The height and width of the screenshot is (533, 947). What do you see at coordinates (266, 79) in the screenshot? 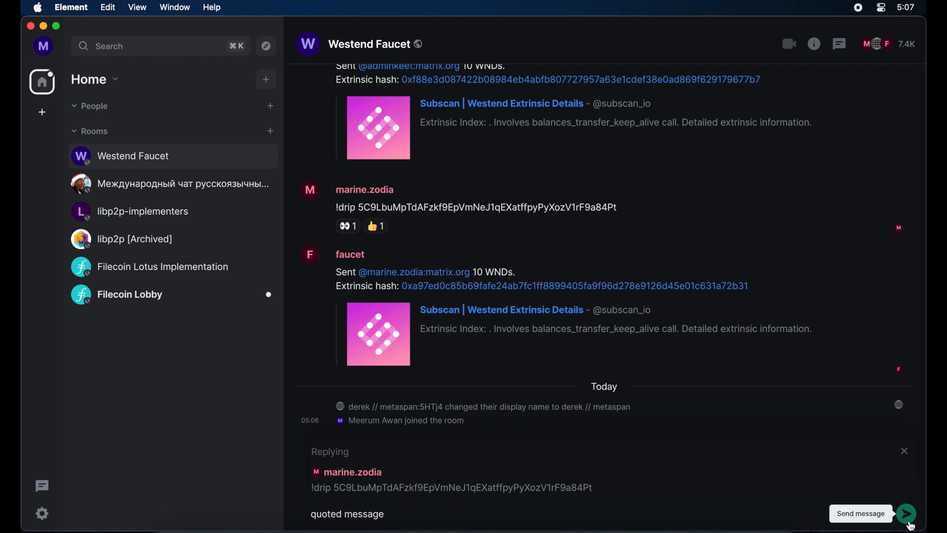
I see `add` at bounding box center [266, 79].